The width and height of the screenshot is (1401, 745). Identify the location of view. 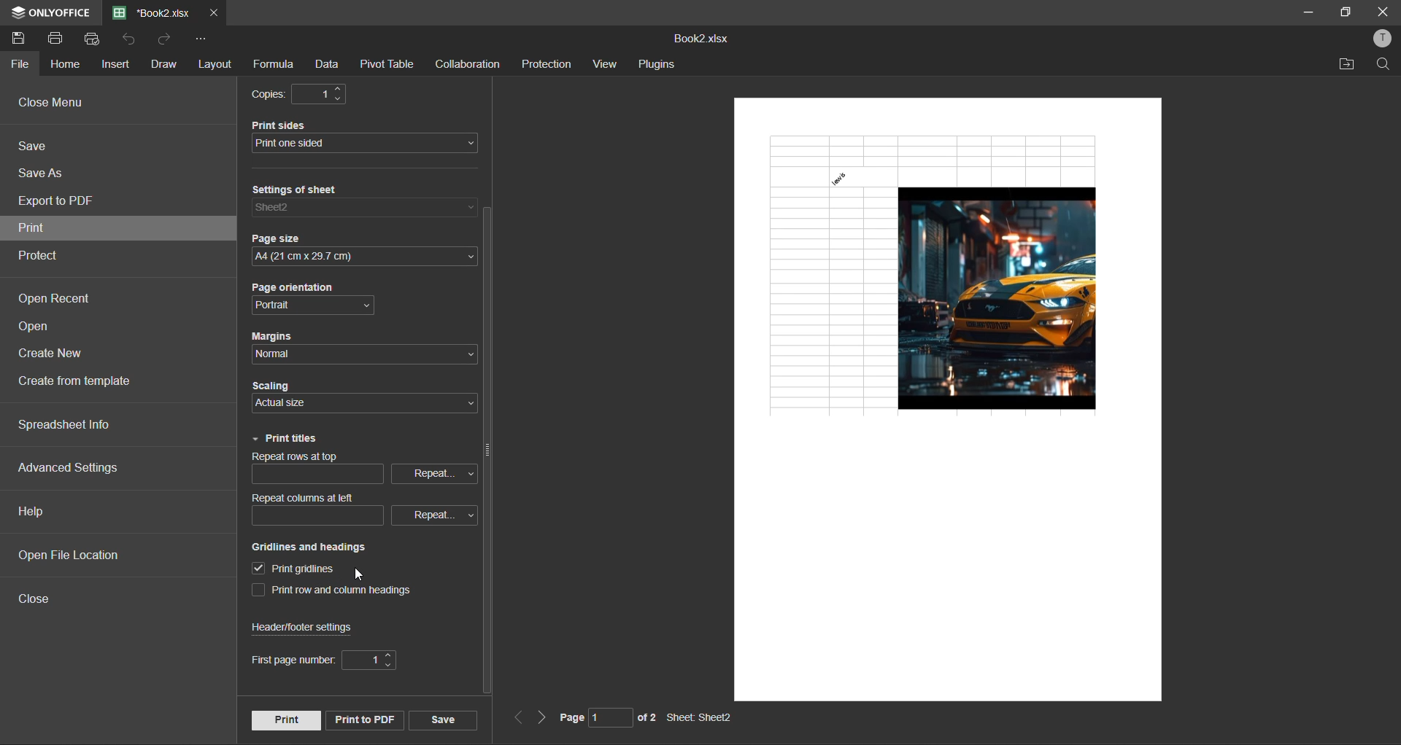
(603, 63).